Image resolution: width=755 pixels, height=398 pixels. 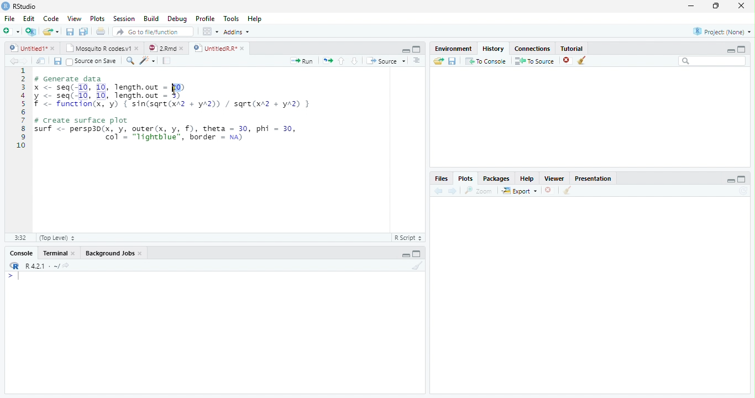 I want to click on close, so click(x=137, y=48).